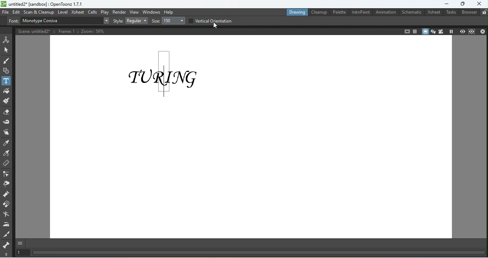 This screenshot has width=488, height=258. What do you see at coordinates (442, 31) in the screenshot?
I see `Camera view` at bounding box center [442, 31].